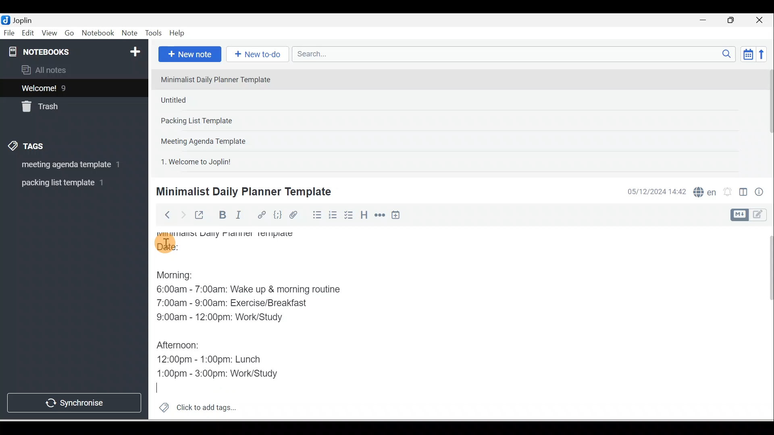  Describe the element at coordinates (220, 358) in the screenshot. I see `12:00pm - 1:00pm: Lunch` at that location.